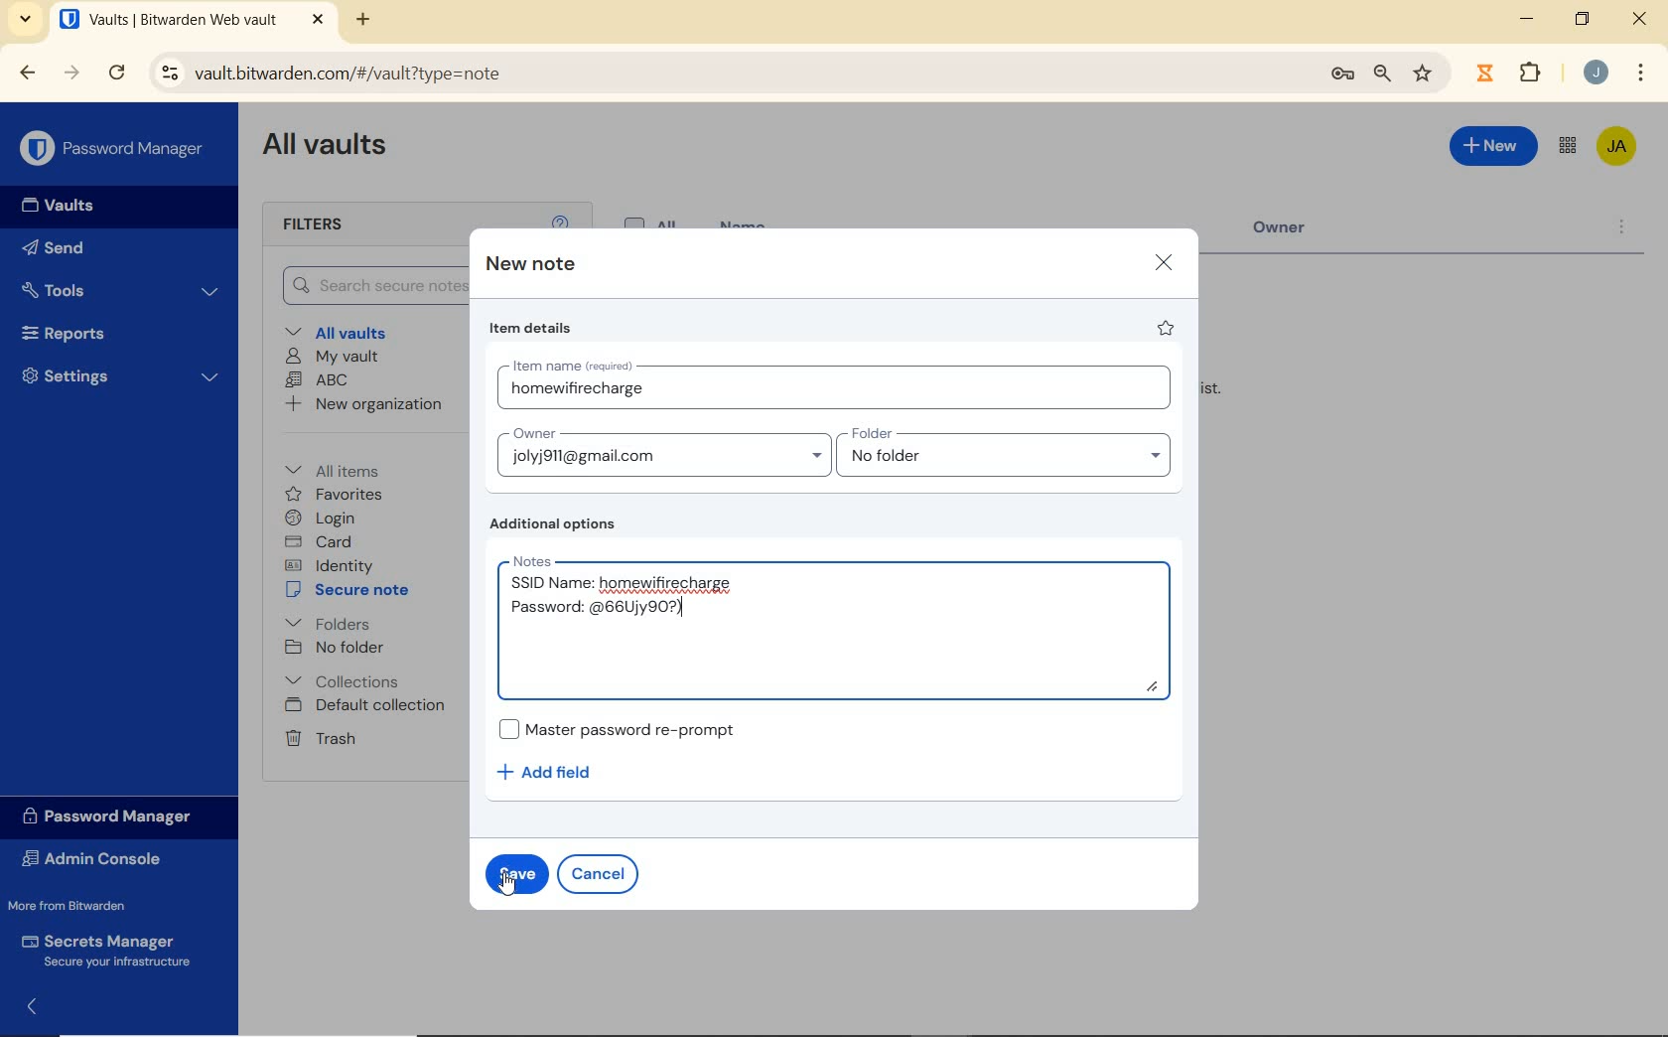 This screenshot has width=1668, height=1037. I want to click on Owner, so click(662, 451).